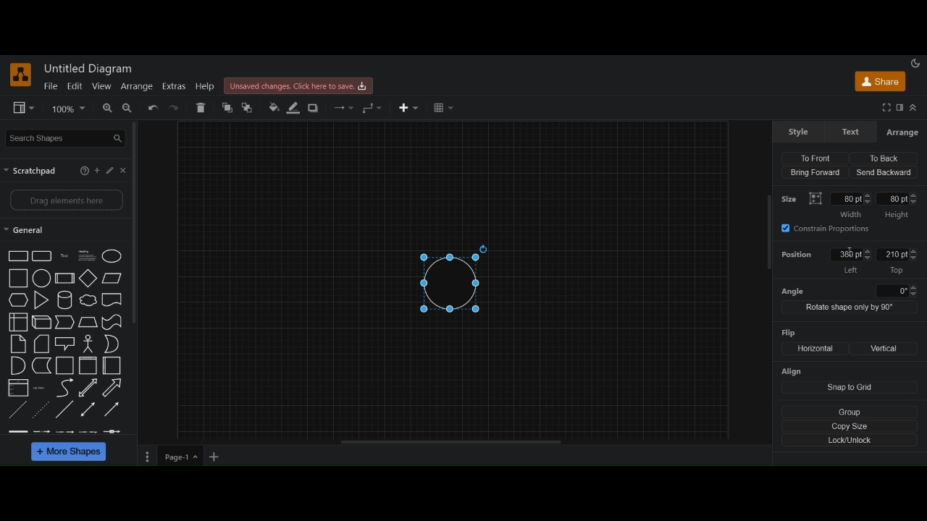 This screenshot has height=521, width=927. Describe the element at coordinates (41, 388) in the screenshot. I see `text` at that location.